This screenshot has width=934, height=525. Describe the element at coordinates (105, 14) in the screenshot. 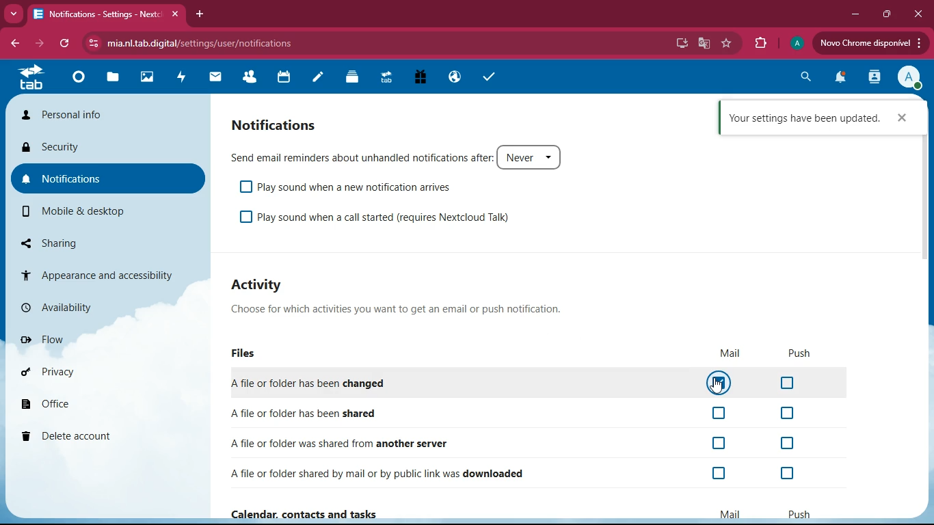

I see `tab` at that location.